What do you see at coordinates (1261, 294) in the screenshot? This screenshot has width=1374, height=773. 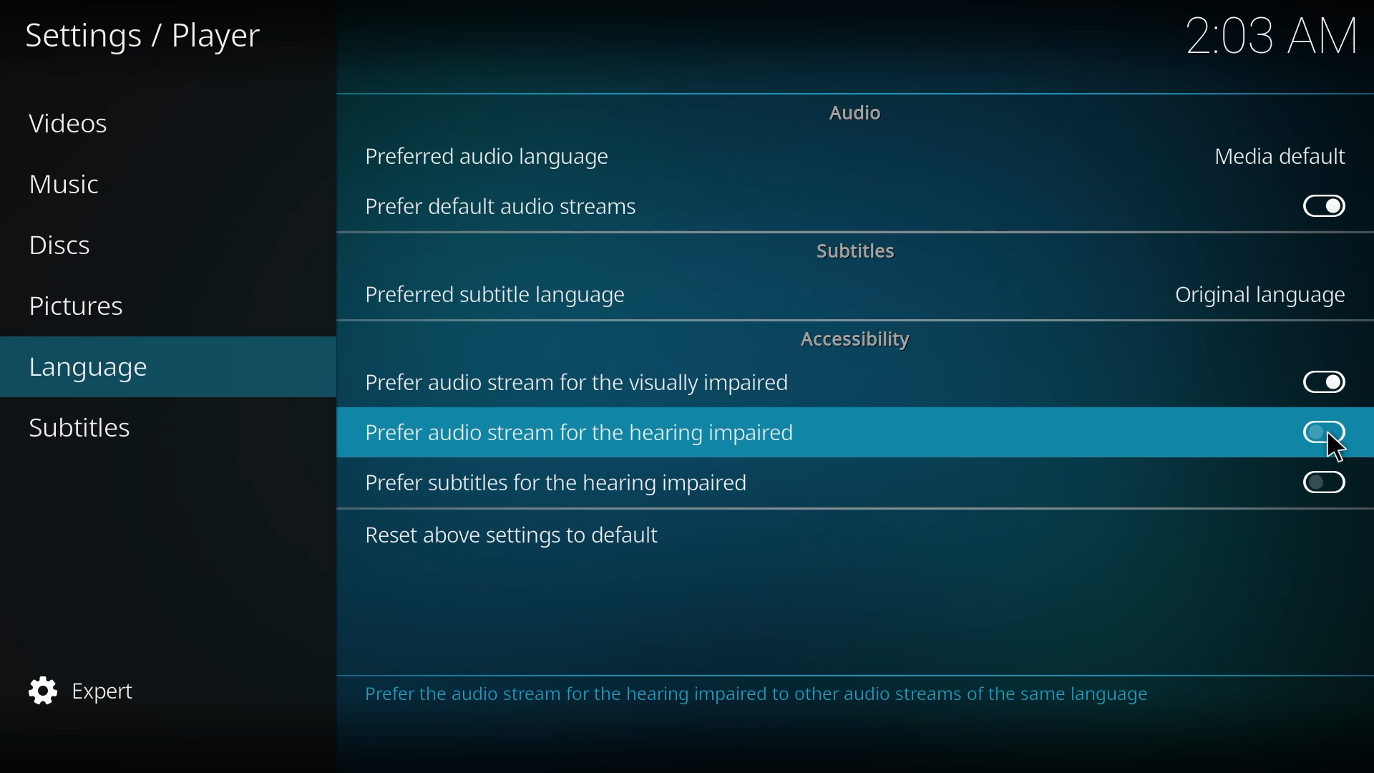 I see `original language` at bounding box center [1261, 294].